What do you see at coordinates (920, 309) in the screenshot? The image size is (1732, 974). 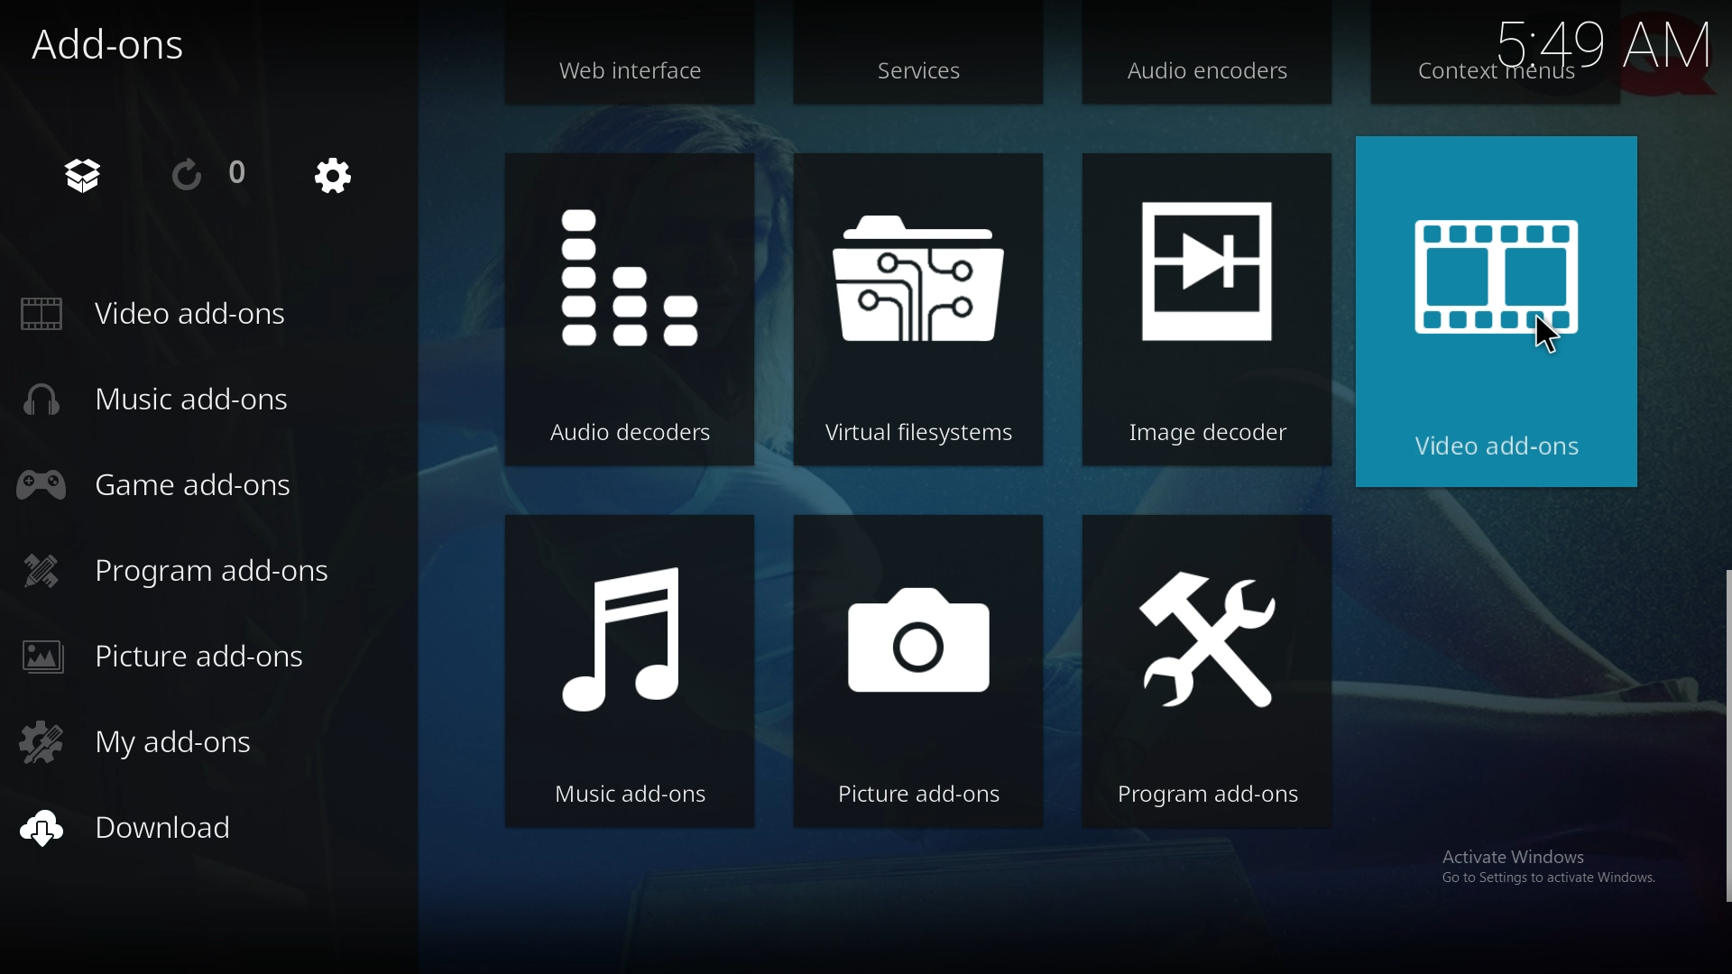 I see `virtual file system` at bounding box center [920, 309].